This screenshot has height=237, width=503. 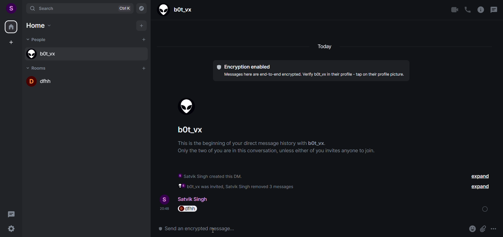 What do you see at coordinates (177, 9) in the screenshot?
I see `people name` at bounding box center [177, 9].